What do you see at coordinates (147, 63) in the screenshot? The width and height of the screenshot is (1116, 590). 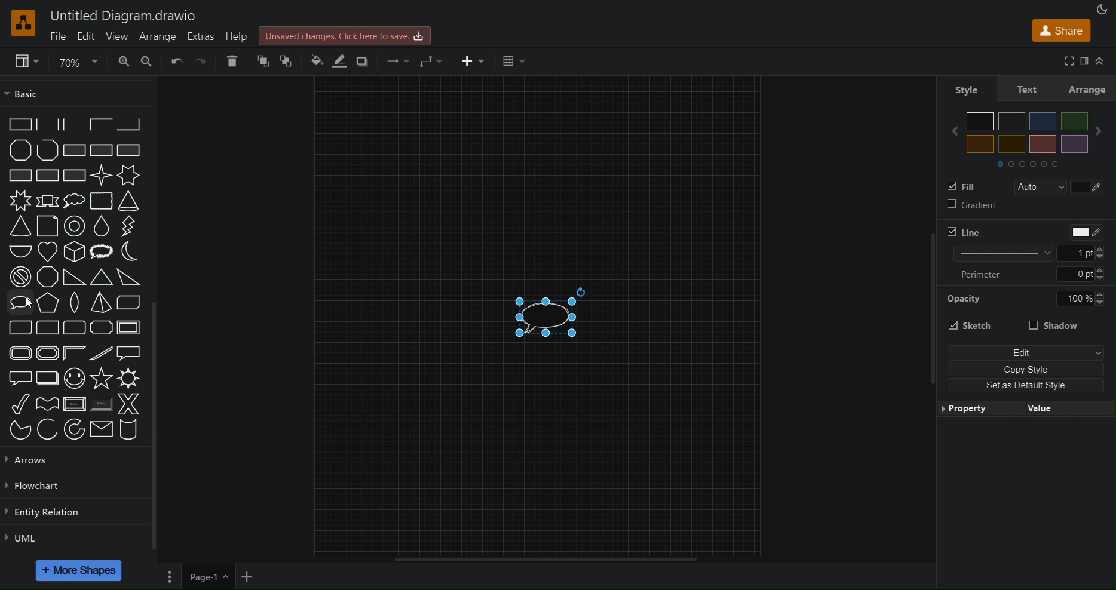 I see `Zoom out` at bounding box center [147, 63].